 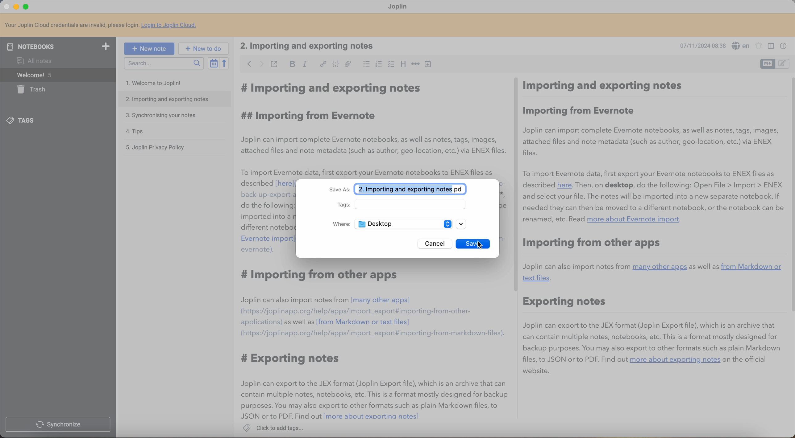 I want to click on Your Joplin Cloud credentials are invalid, please login. Login to Joplin Cloud, so click(x=106, y=25).